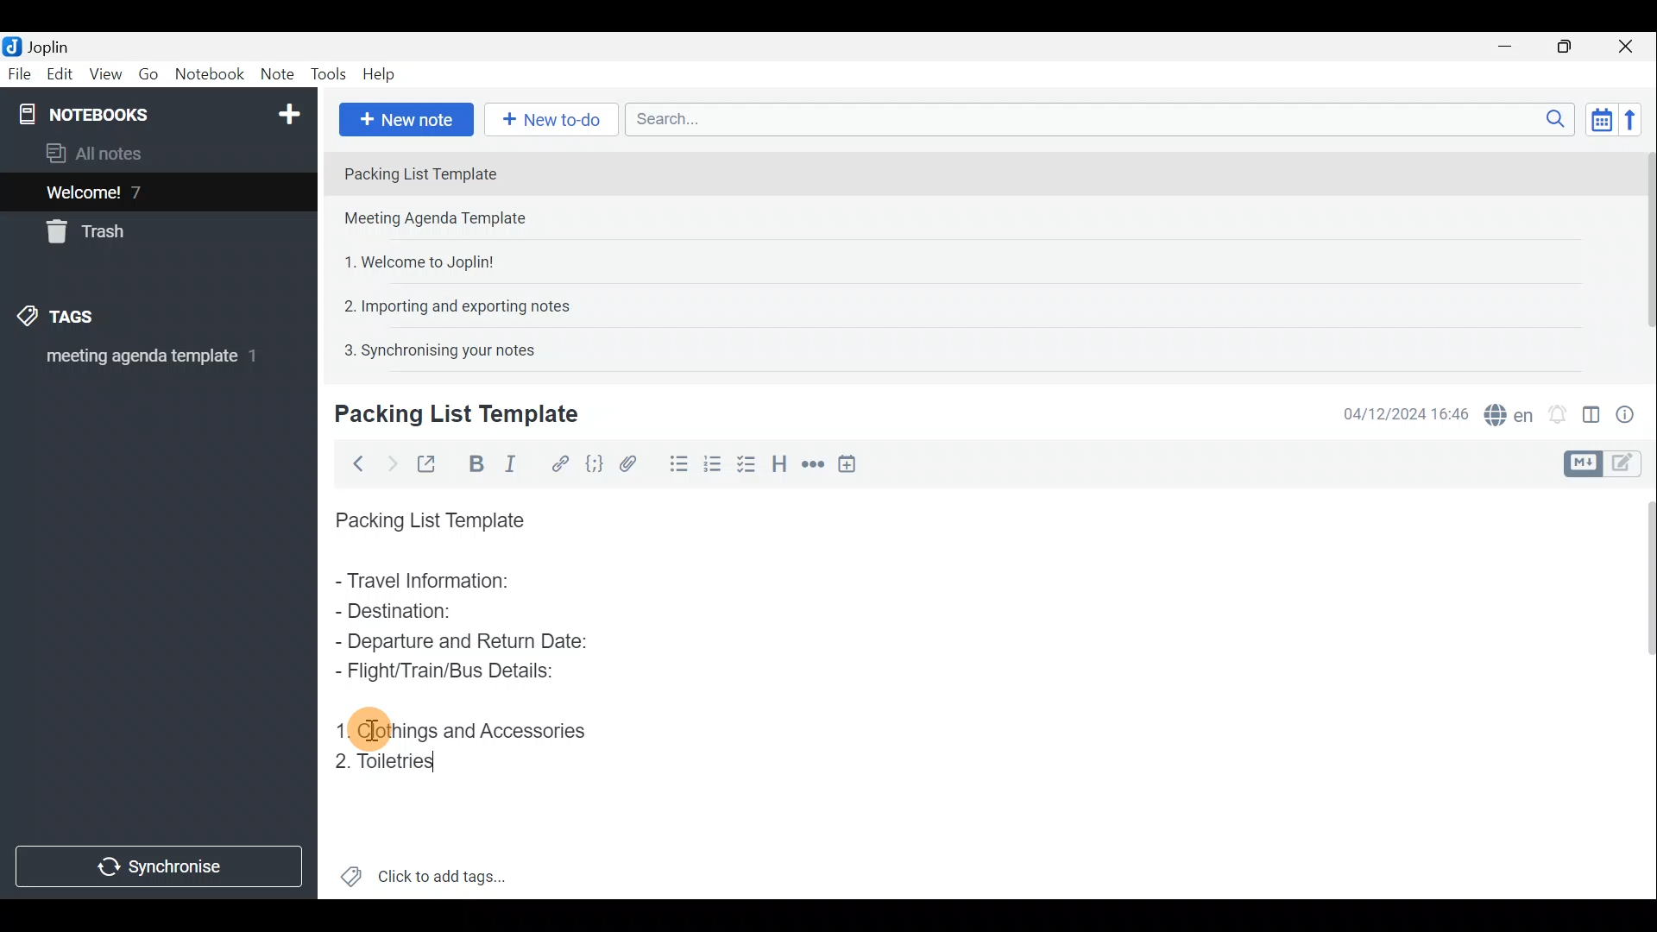 Image resolution: width=1657 pixels, height=932 pixels. I want to click on Creating new note, so click(446, 415).